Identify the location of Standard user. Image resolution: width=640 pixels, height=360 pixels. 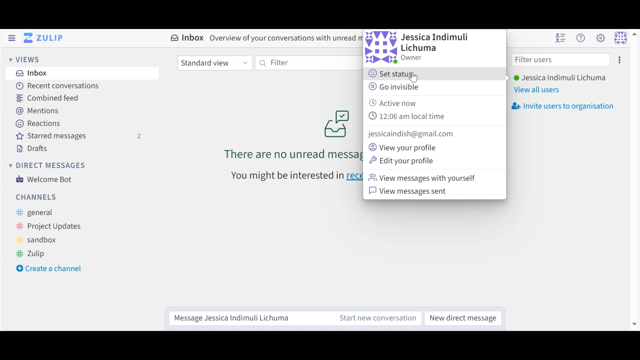
(214, 63).